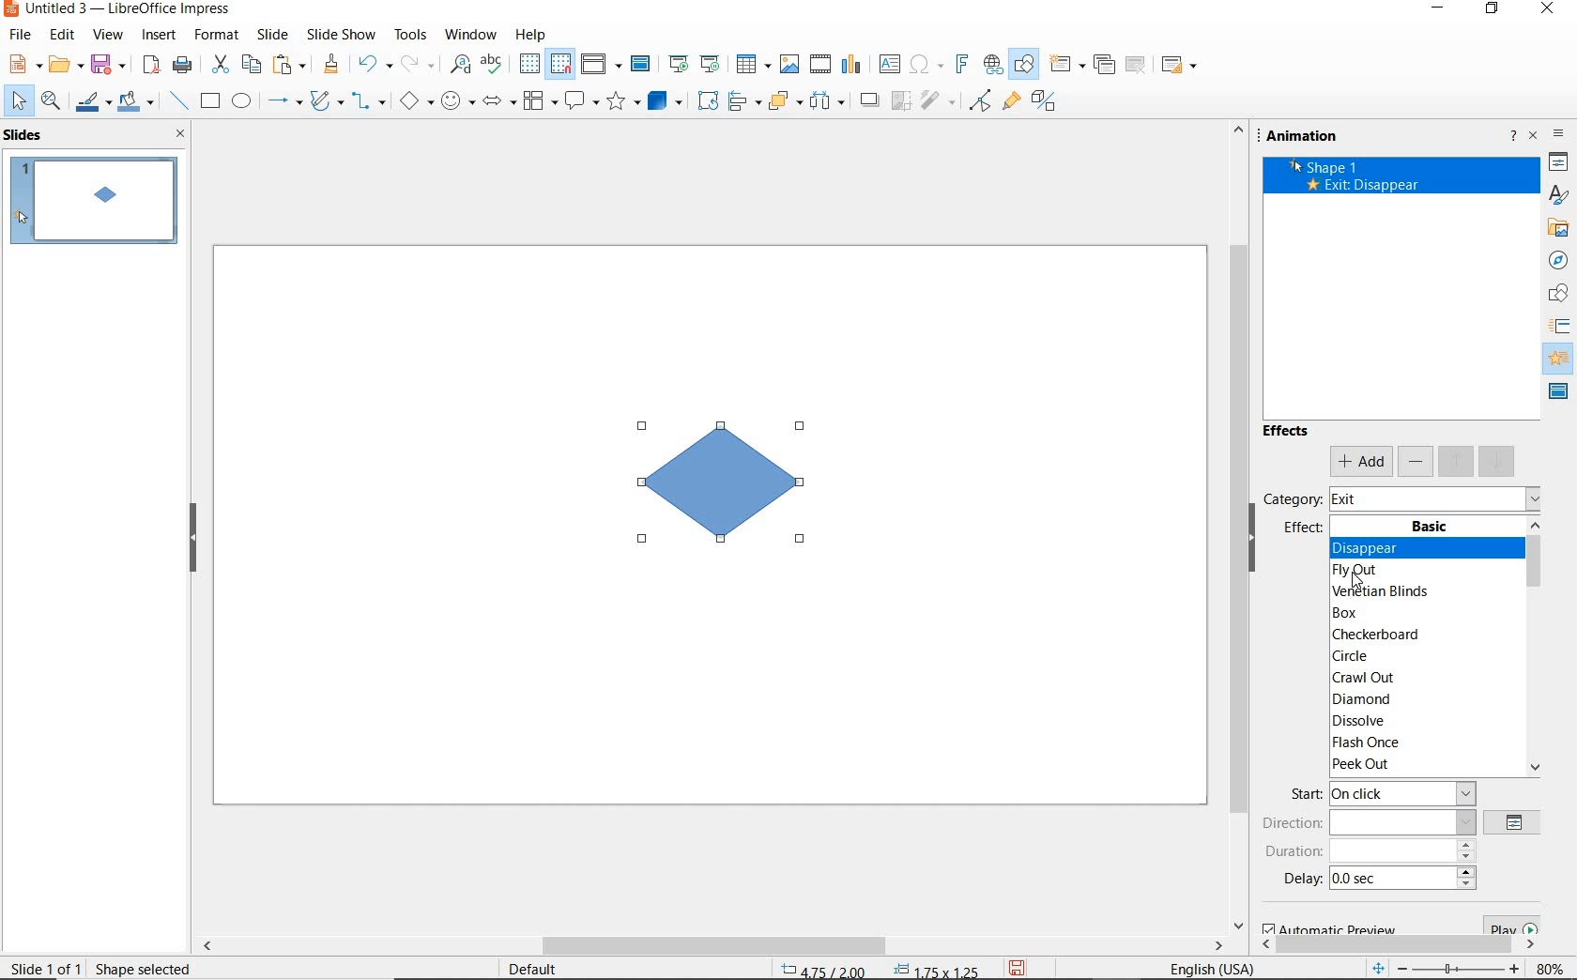 This screenshot has height=980, width=1577. What do you see at coordinates (821, 67) in the screenshot?
I see `insert audio or video` at bounding box center [821, 67].